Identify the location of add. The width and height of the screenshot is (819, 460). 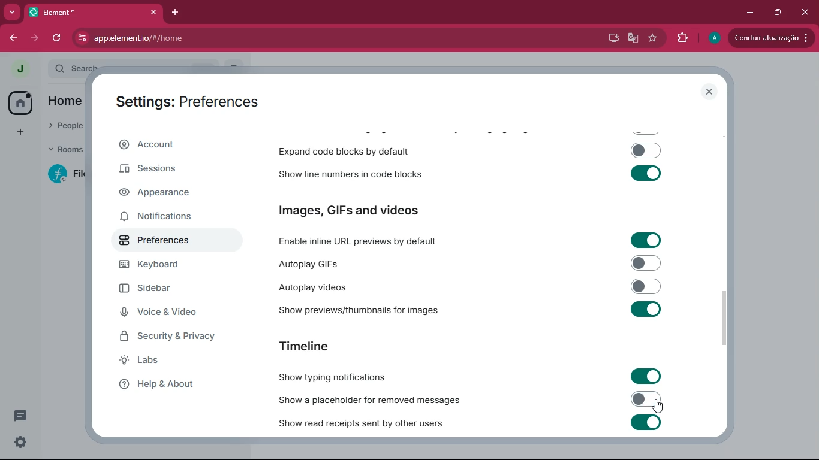
(19, 133).